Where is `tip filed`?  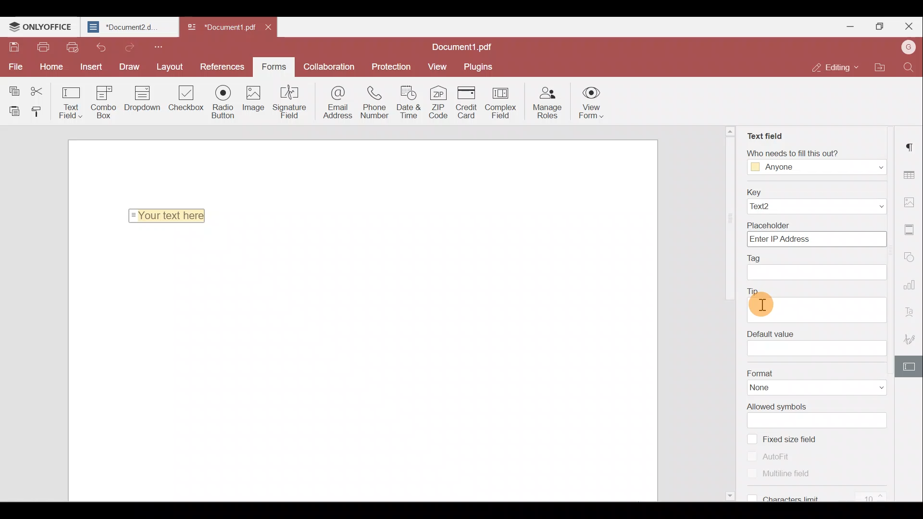 tip filed is located at coordinates (816, 307).